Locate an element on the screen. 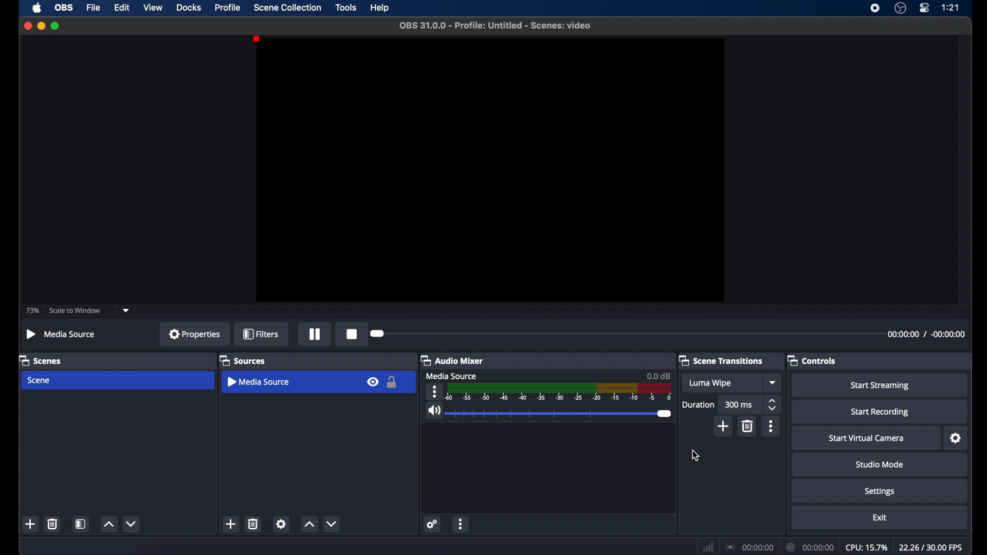 This screenshot has width=987, height=555. slider is located at coordinates (560, 413).